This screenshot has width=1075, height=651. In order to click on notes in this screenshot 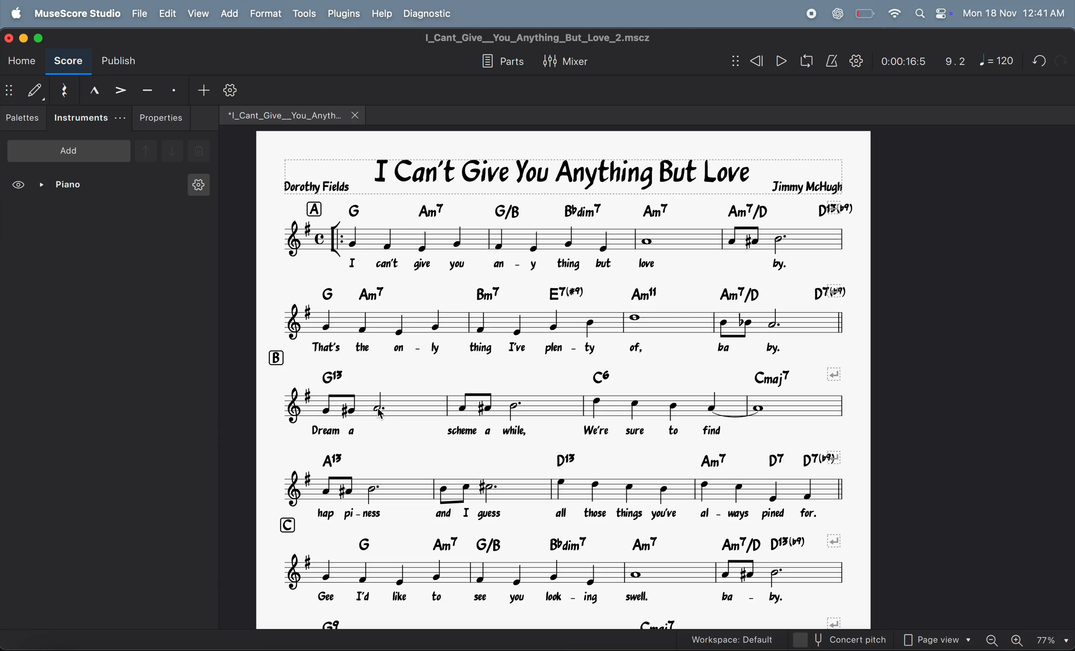, I will do `click(570, 490)`.